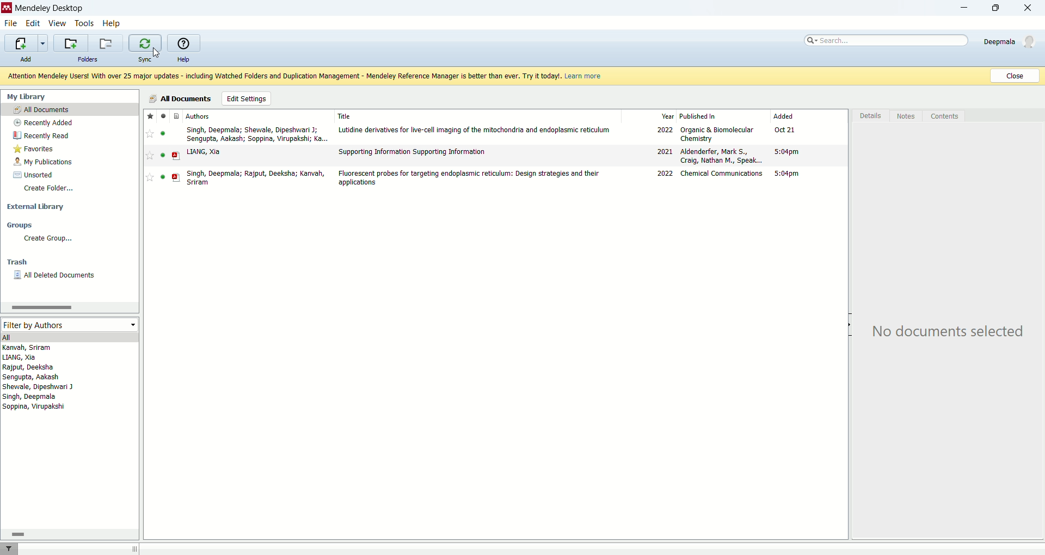  Describe the element at coordinates (7, 8) in the screenshot. I see `Mendeley logo` at that location.